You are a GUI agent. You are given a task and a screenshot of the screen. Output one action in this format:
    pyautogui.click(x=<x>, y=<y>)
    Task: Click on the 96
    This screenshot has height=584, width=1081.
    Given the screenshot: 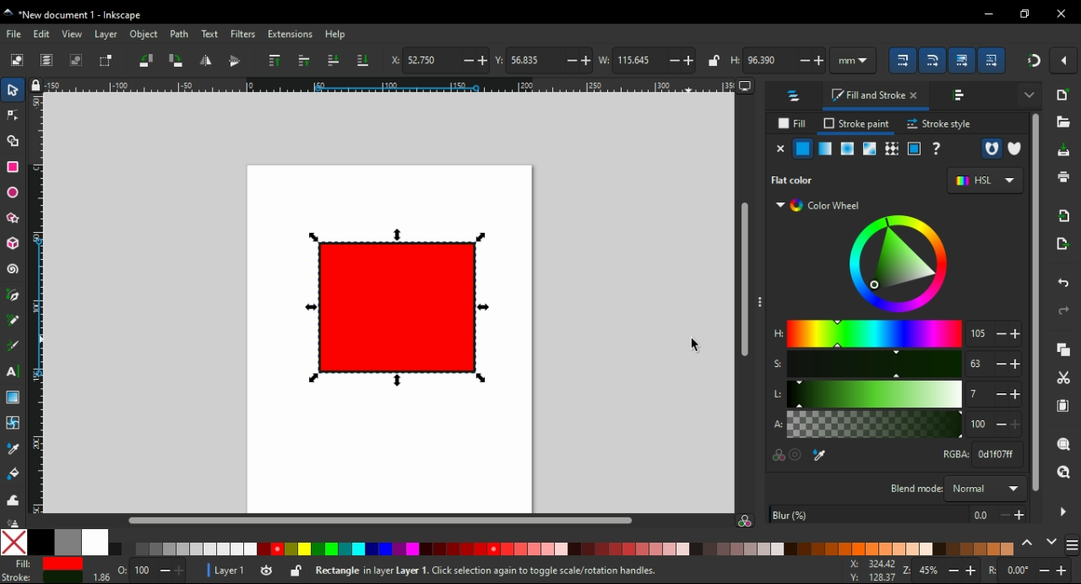 What is the action you would take?
    pyautogui.click(x=770, y=60)
    